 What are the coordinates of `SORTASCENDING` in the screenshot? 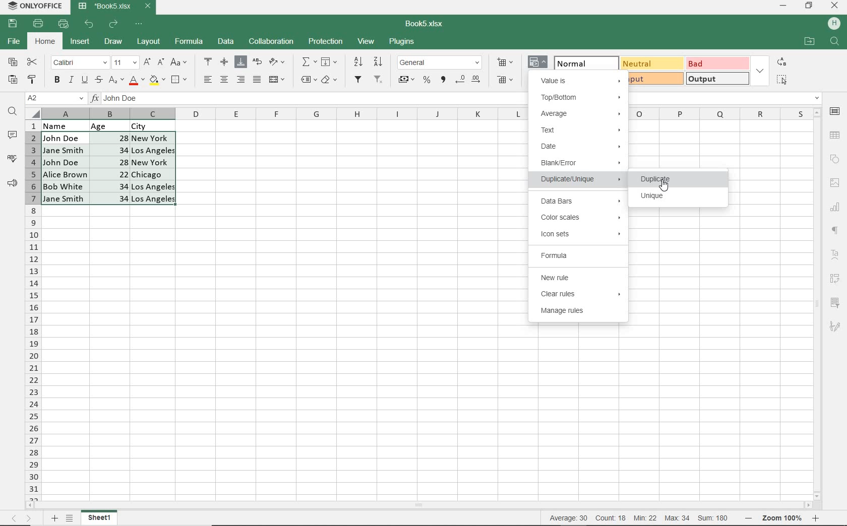 It's located at (359, 62).